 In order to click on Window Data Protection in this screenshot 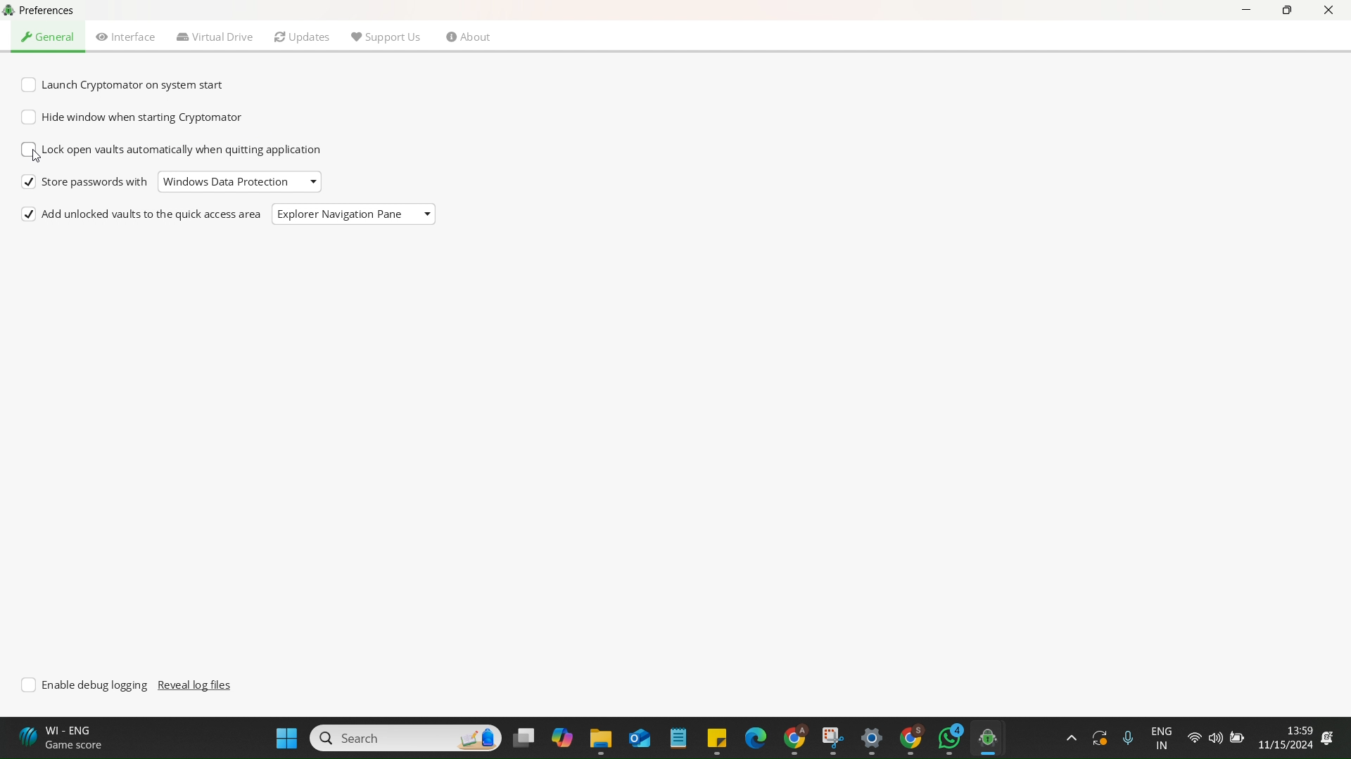, I will do `click(225, 182)`.